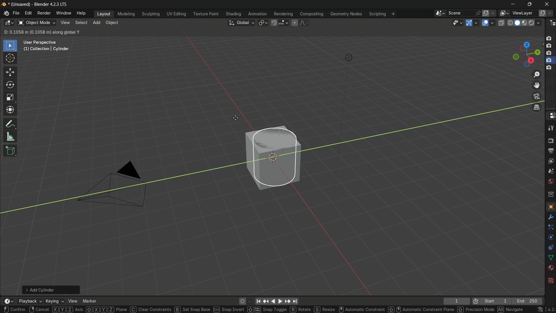 Image resolution: width=556 pixels, height=313 pixels. I want to click on capture, so click(550, 53).